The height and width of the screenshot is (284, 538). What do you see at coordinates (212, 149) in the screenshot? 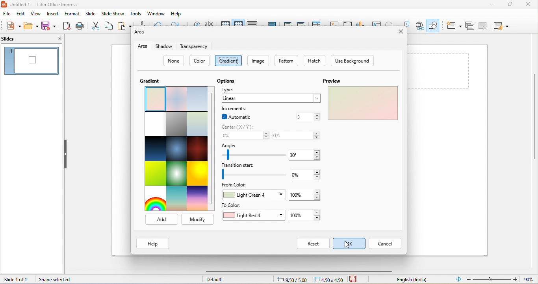
I see `vertical scroll bar` at bounding box center [212, 149].